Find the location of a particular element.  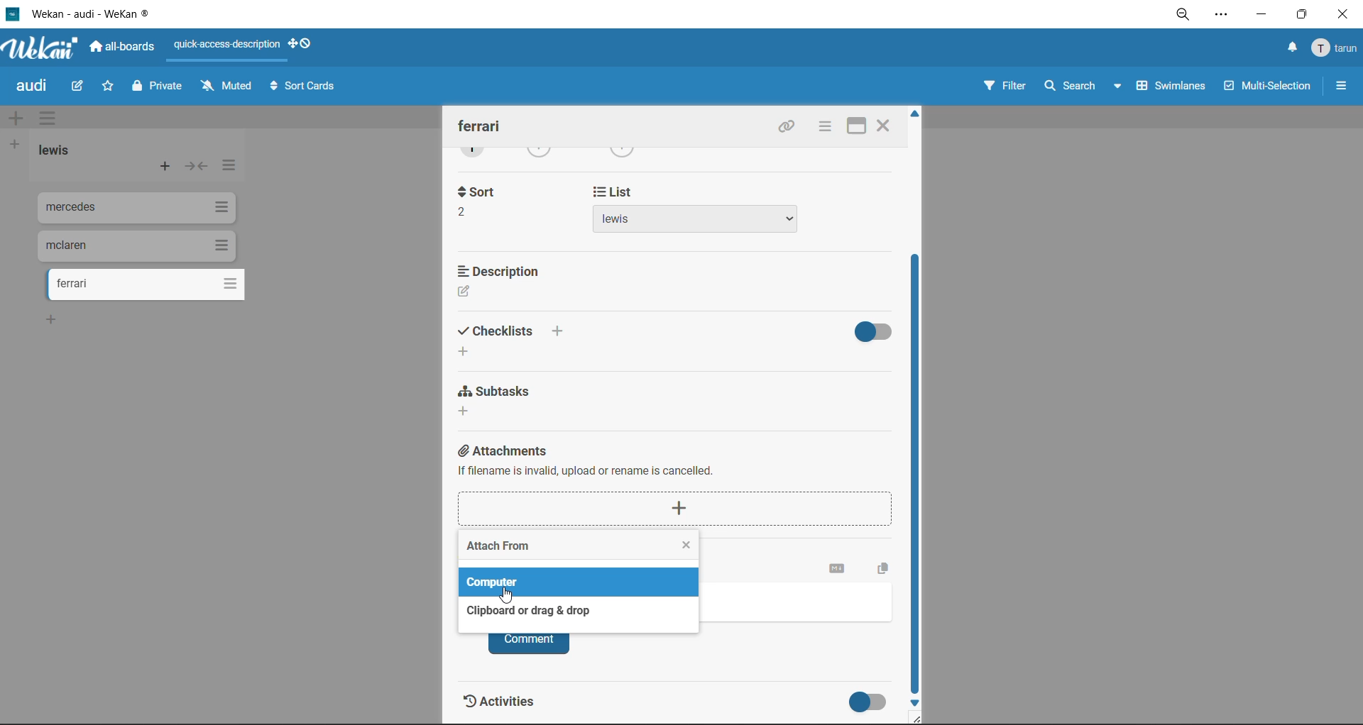

cursor is located at coordinates (508, 595).